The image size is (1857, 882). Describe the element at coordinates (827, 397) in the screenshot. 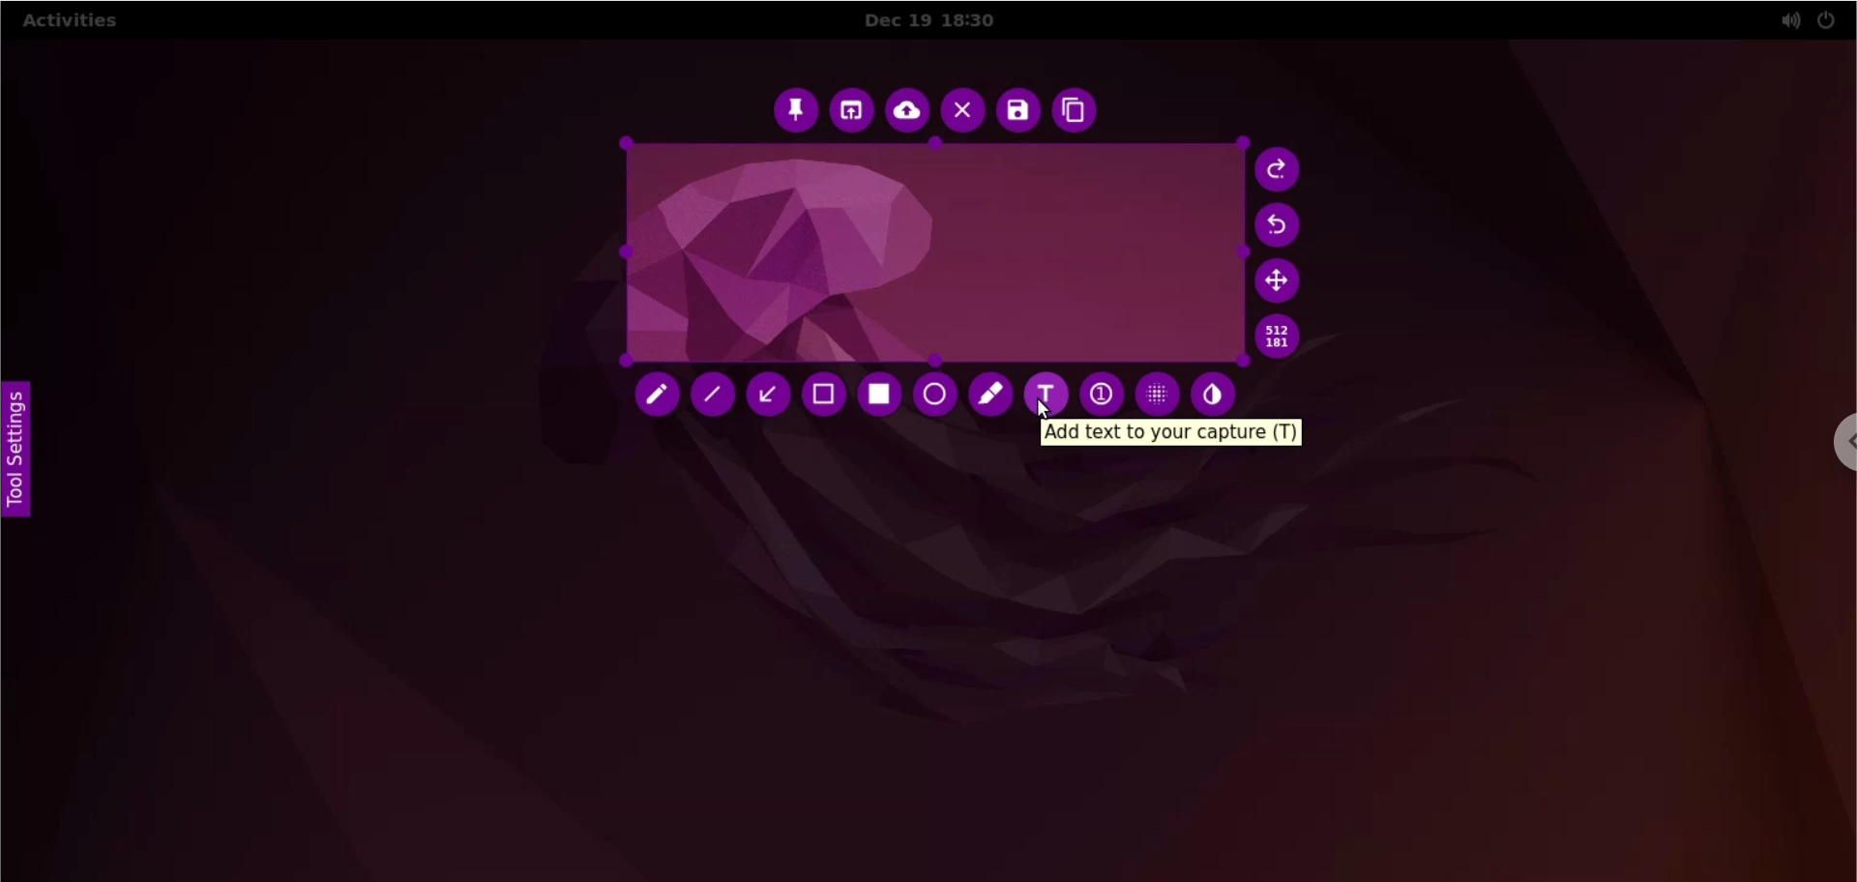

I see `selection tool` at that location.